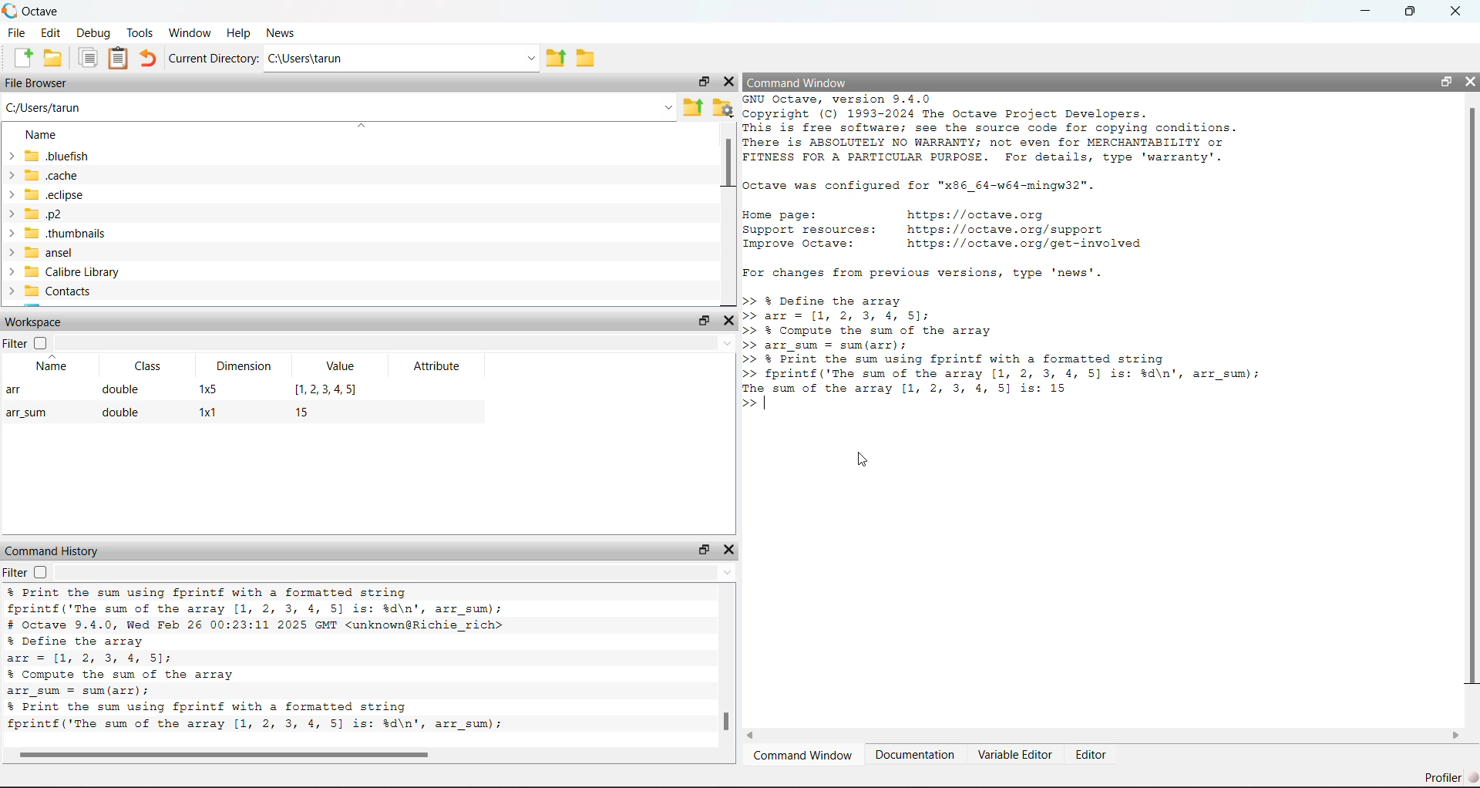 The image size is (1480, 788). Describe the element at coordinates (1443, 83) in the screenshot. I see `Maximize` at that location.